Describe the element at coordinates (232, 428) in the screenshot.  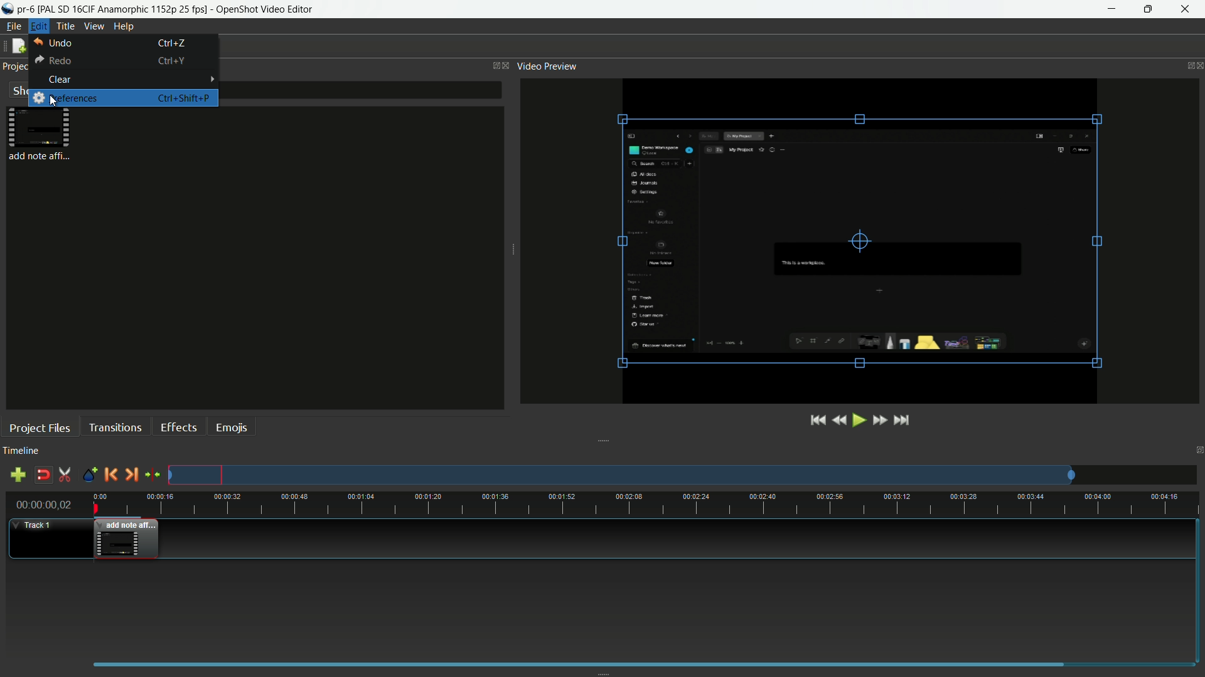
I see `emojis` at that location.